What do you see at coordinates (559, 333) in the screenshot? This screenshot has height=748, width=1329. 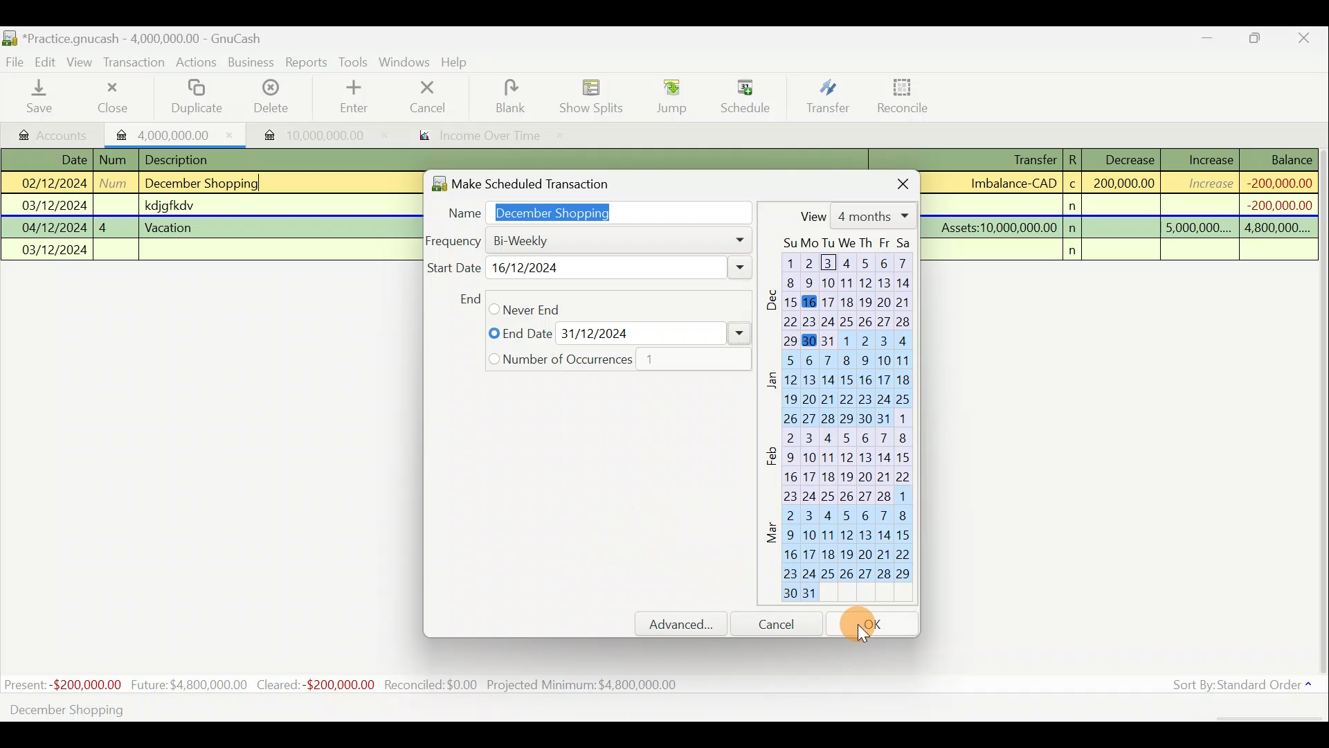 I see `Quarterly` at bounding box center [559, 333].